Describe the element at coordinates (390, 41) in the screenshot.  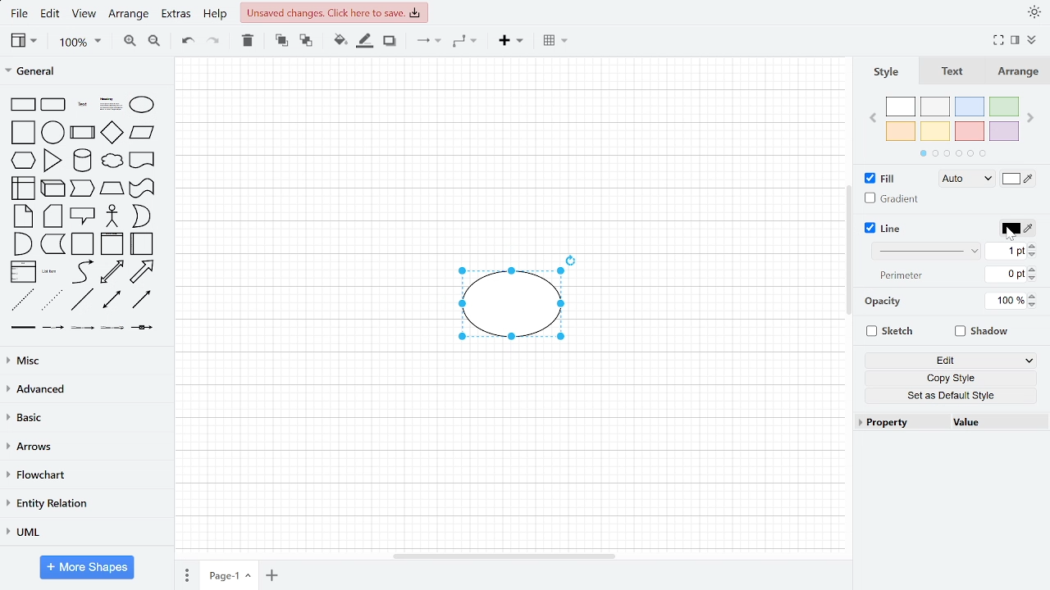
I see `shadow` at that location.